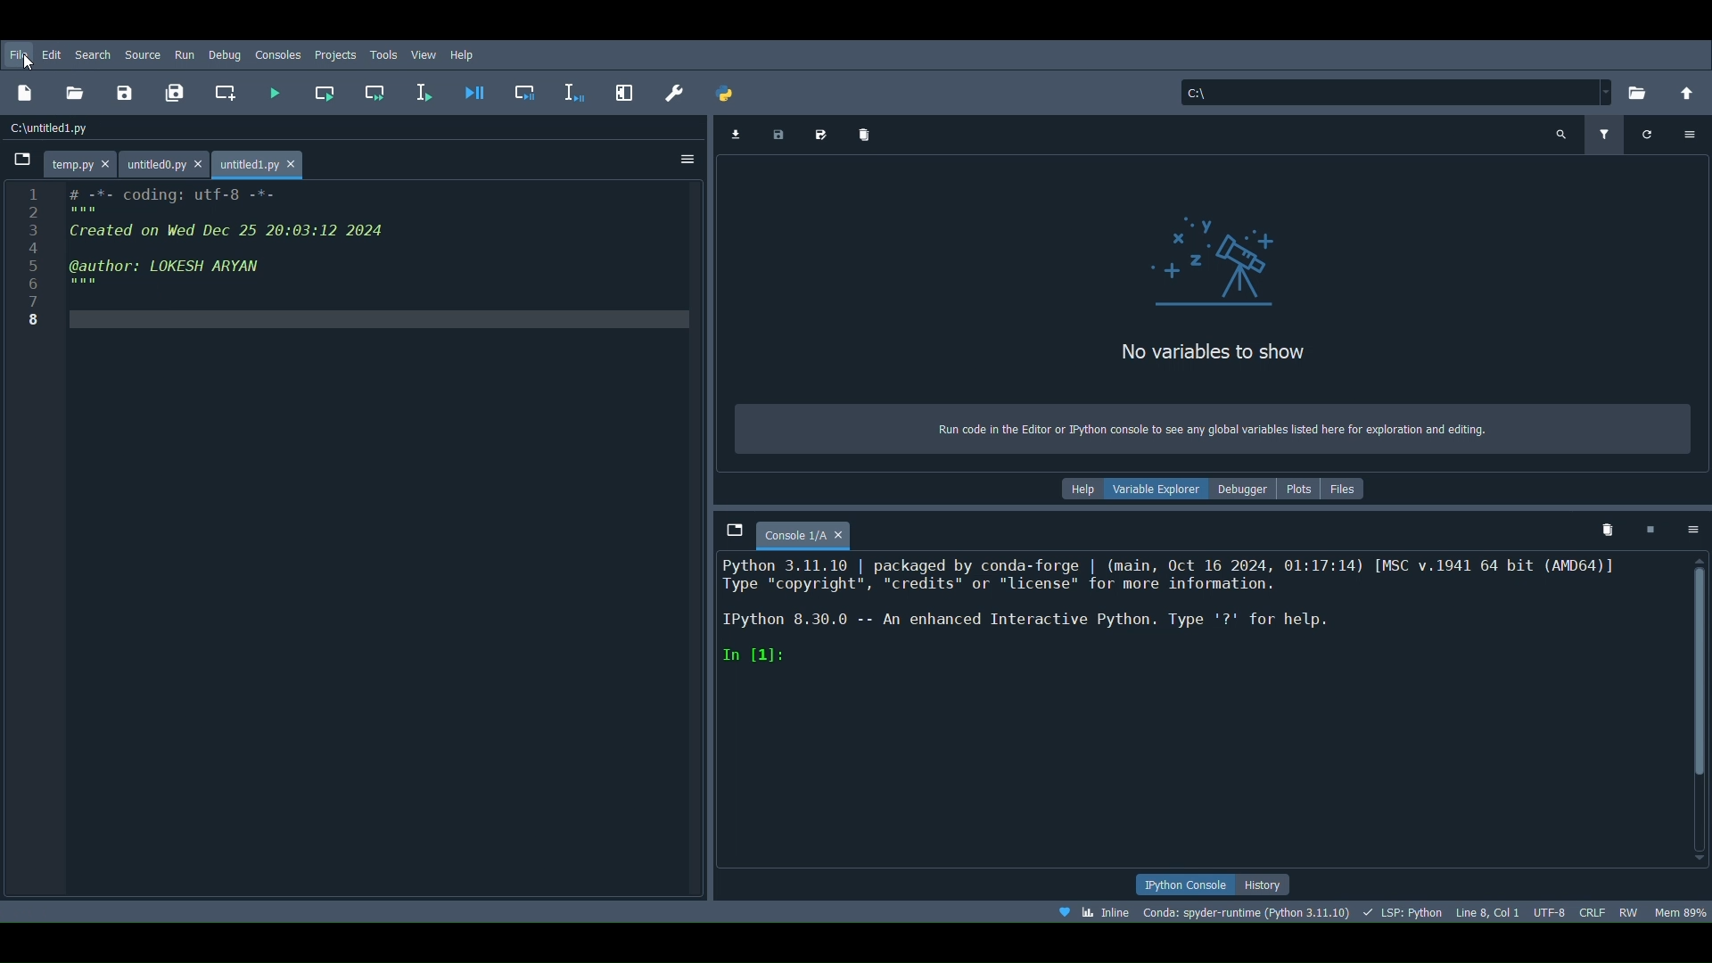  What do you see at coordinates (474, 89) in the screenshot?
I see `Debug file (Ctrl + F5)` at bounding box center [474, 89].